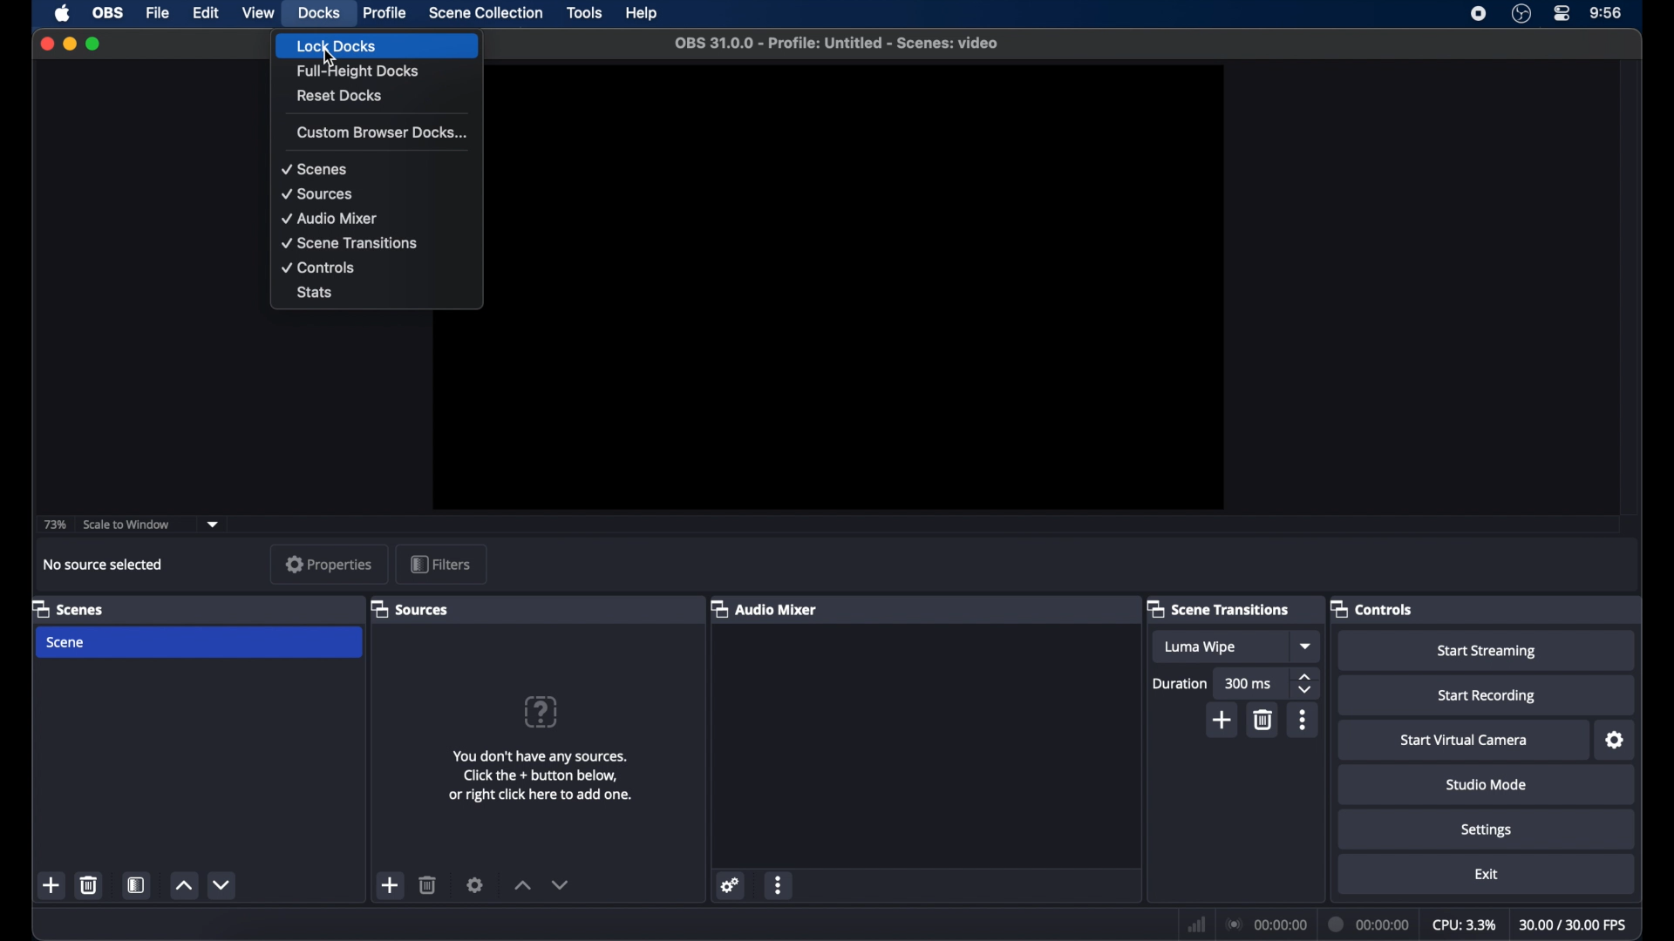 The width and height of the screenshot is (1674, 941). What do you see at coordinates (486, 13) in the screenshot?
I see `scene collection` at bounding box center [486, 13].